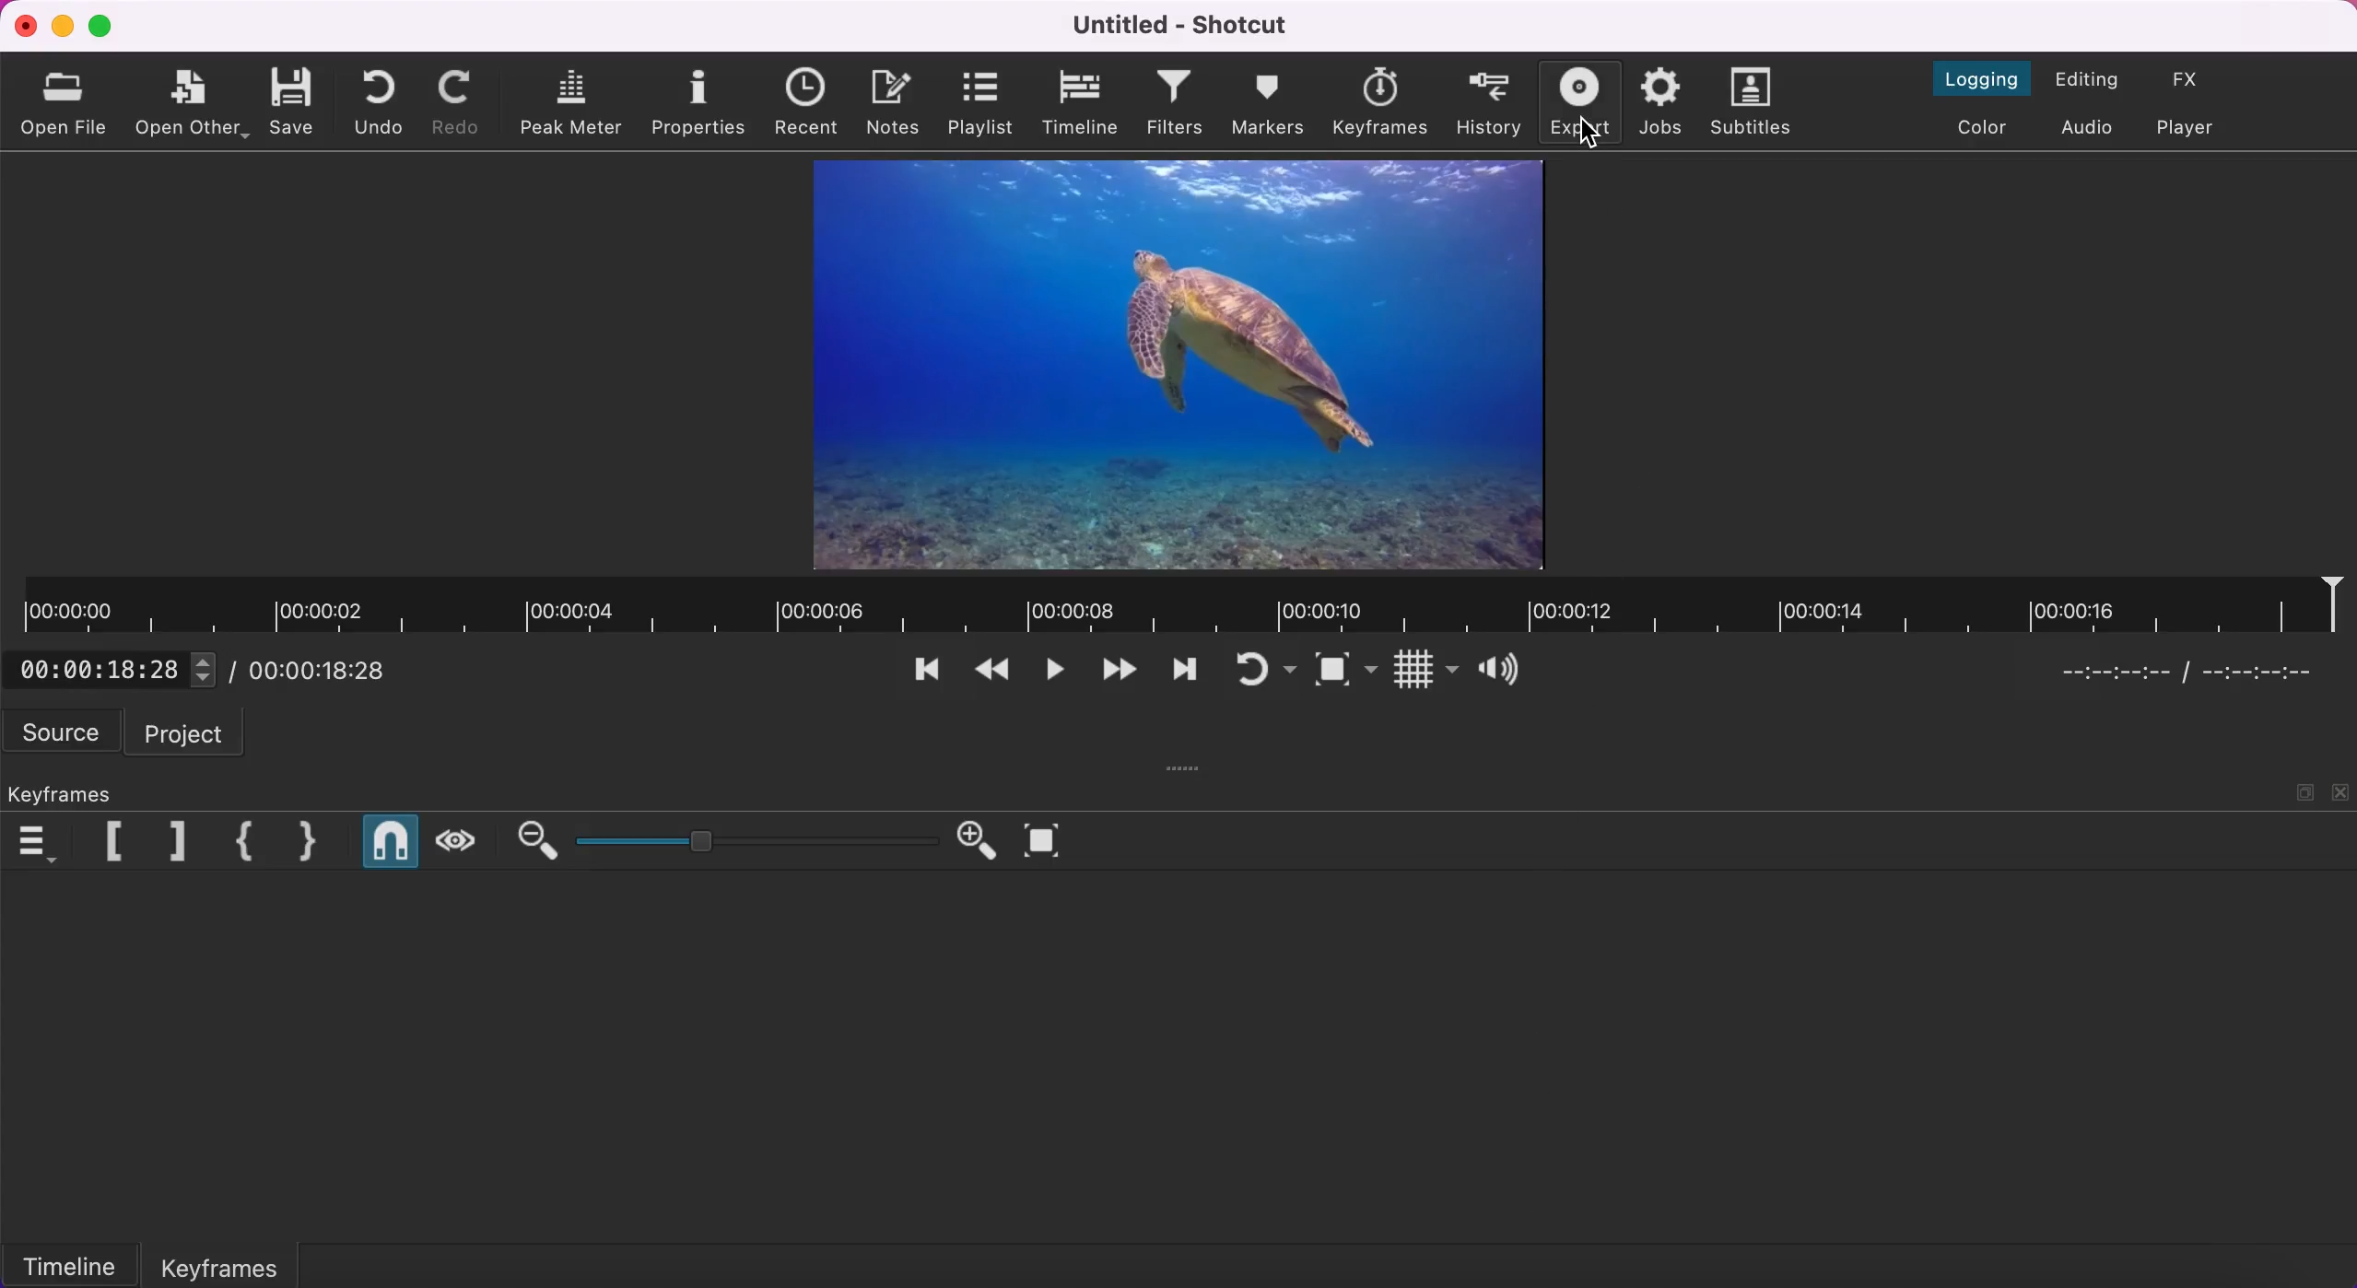 This screenshot has height=1288, width=2357. I want to click on next marker, so click(167, 839).